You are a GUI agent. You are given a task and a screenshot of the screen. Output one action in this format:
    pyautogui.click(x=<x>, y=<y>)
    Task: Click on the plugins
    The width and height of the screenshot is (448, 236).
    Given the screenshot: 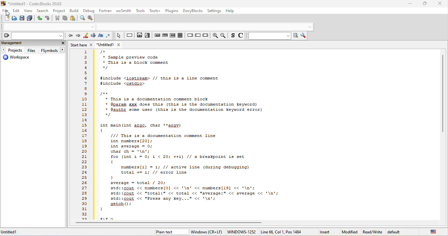 What is the action you would take?
    pyautogui.click(x=172, y=11)
    